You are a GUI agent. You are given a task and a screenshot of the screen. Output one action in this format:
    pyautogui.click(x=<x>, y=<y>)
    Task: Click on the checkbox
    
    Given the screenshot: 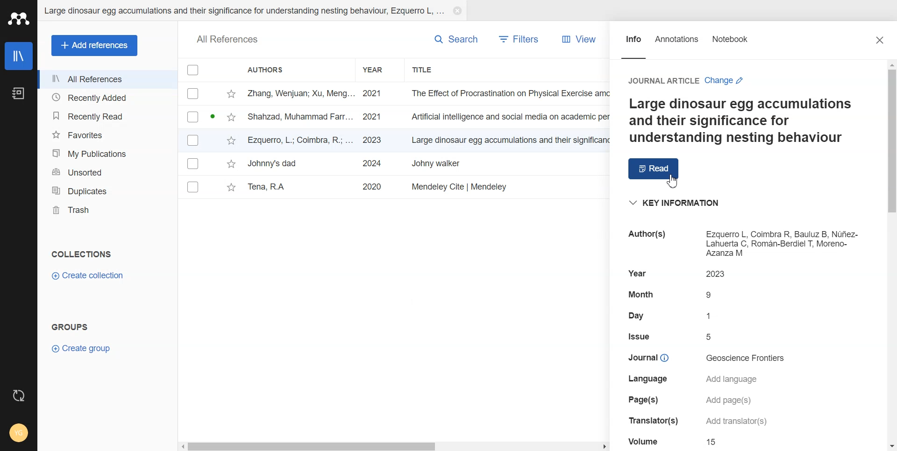 What is the action you would take?
    pyautogui.click(x=192, y=187)
    